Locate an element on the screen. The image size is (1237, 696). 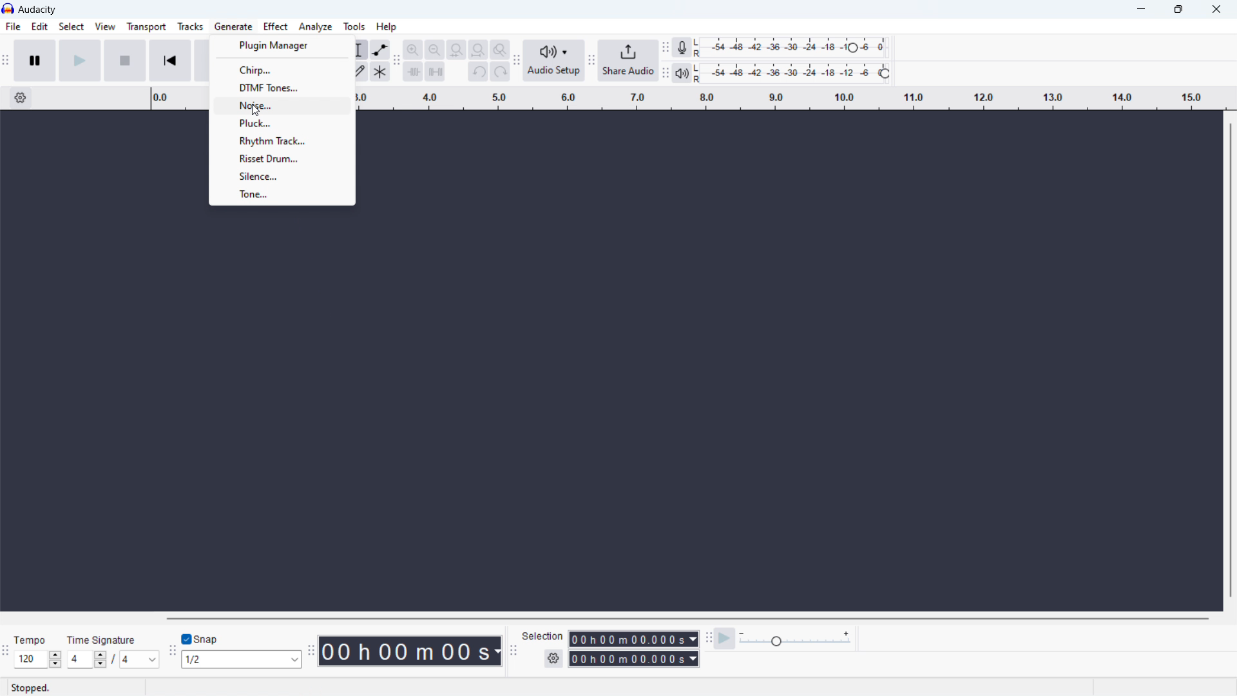
Time signature is located at coordinates (102, 640).